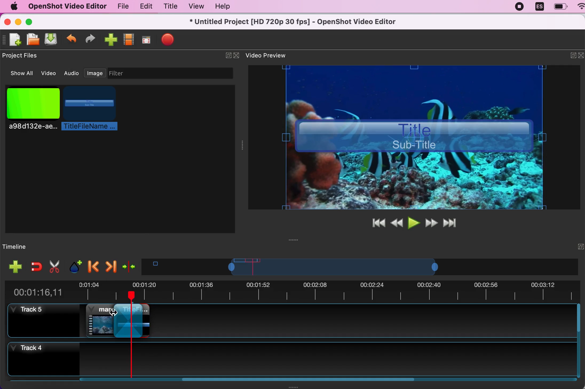 The width and height of the screenshot is (585, 389). I want to click on choose profile, so click(129, 39).